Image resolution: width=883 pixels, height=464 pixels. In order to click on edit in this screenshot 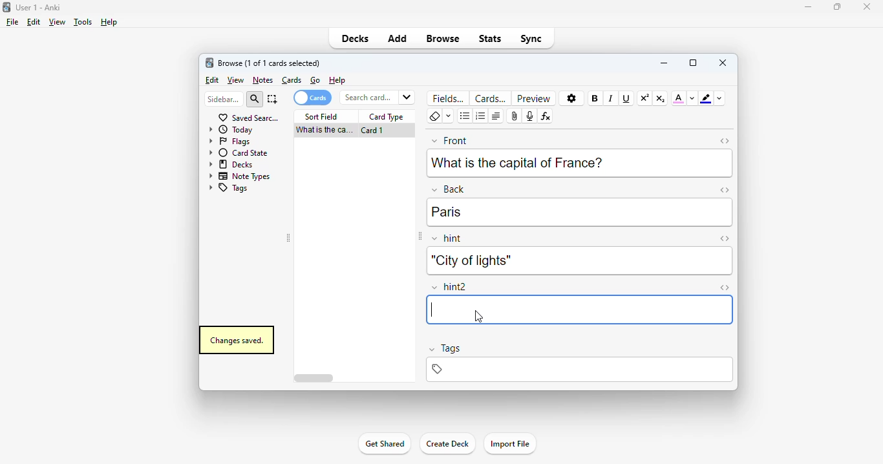, I will do `click(34, 22)`.